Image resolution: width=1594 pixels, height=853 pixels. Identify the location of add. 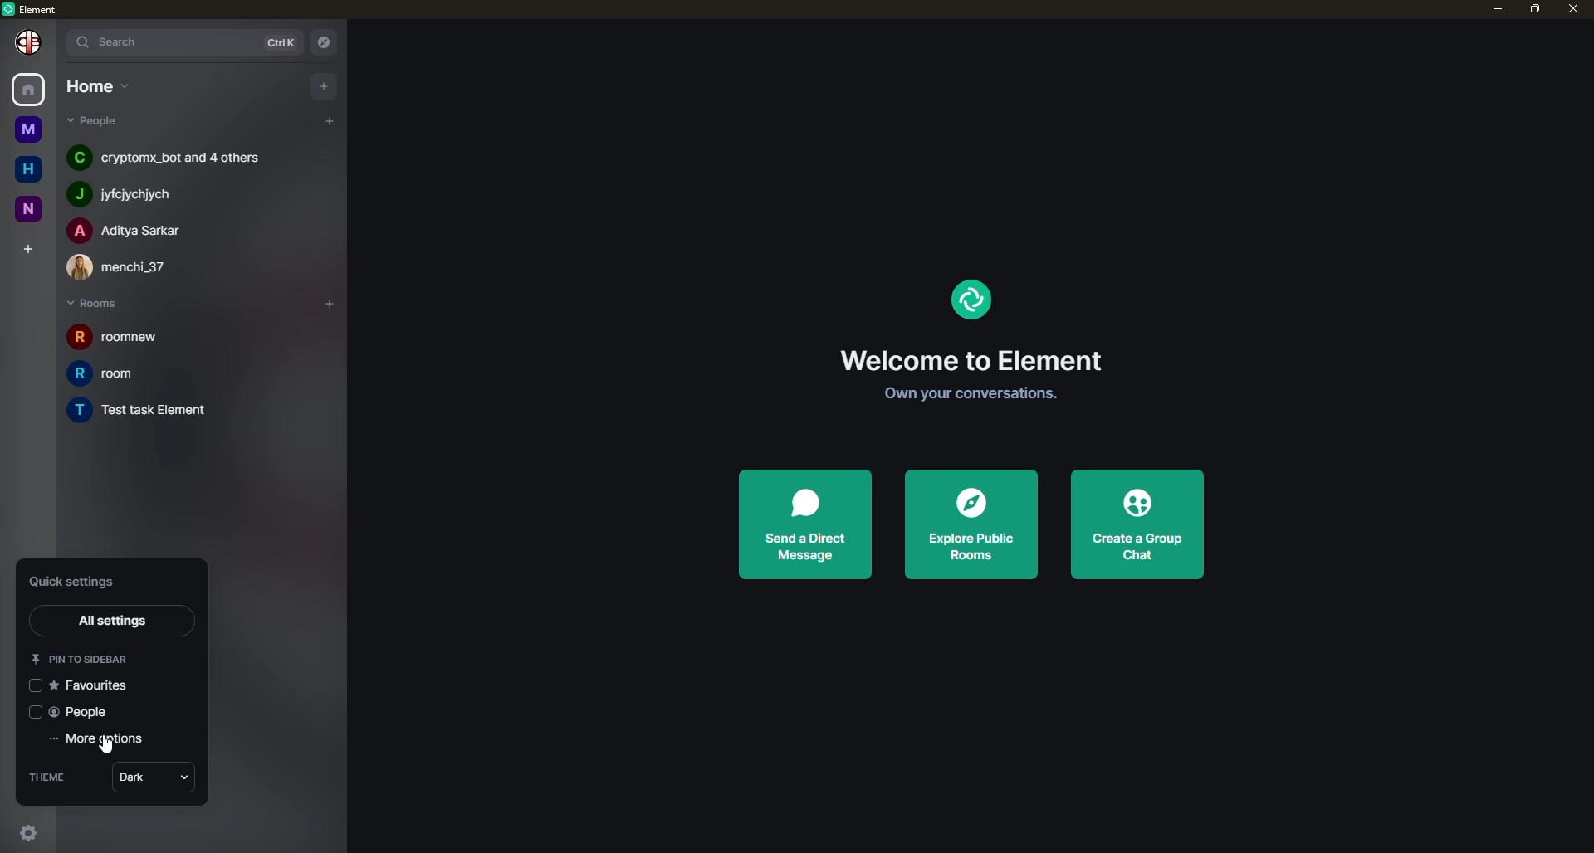
(327, 119).